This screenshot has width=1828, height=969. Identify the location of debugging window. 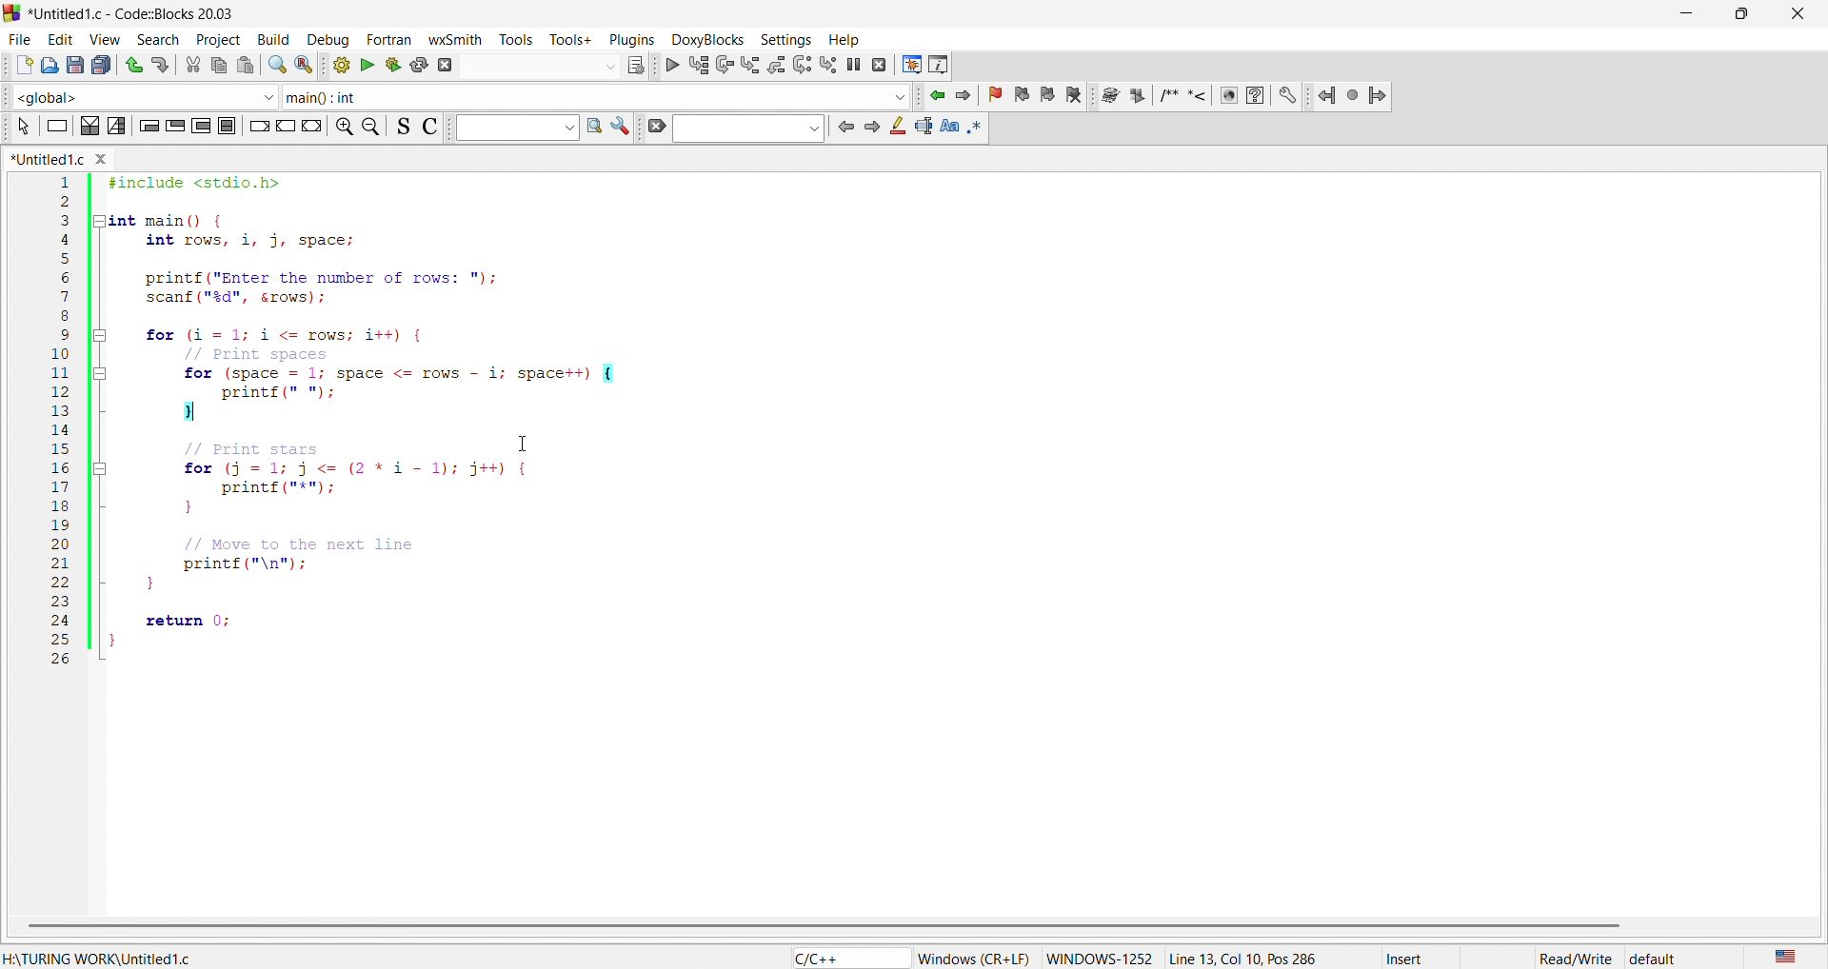
(910, 64).